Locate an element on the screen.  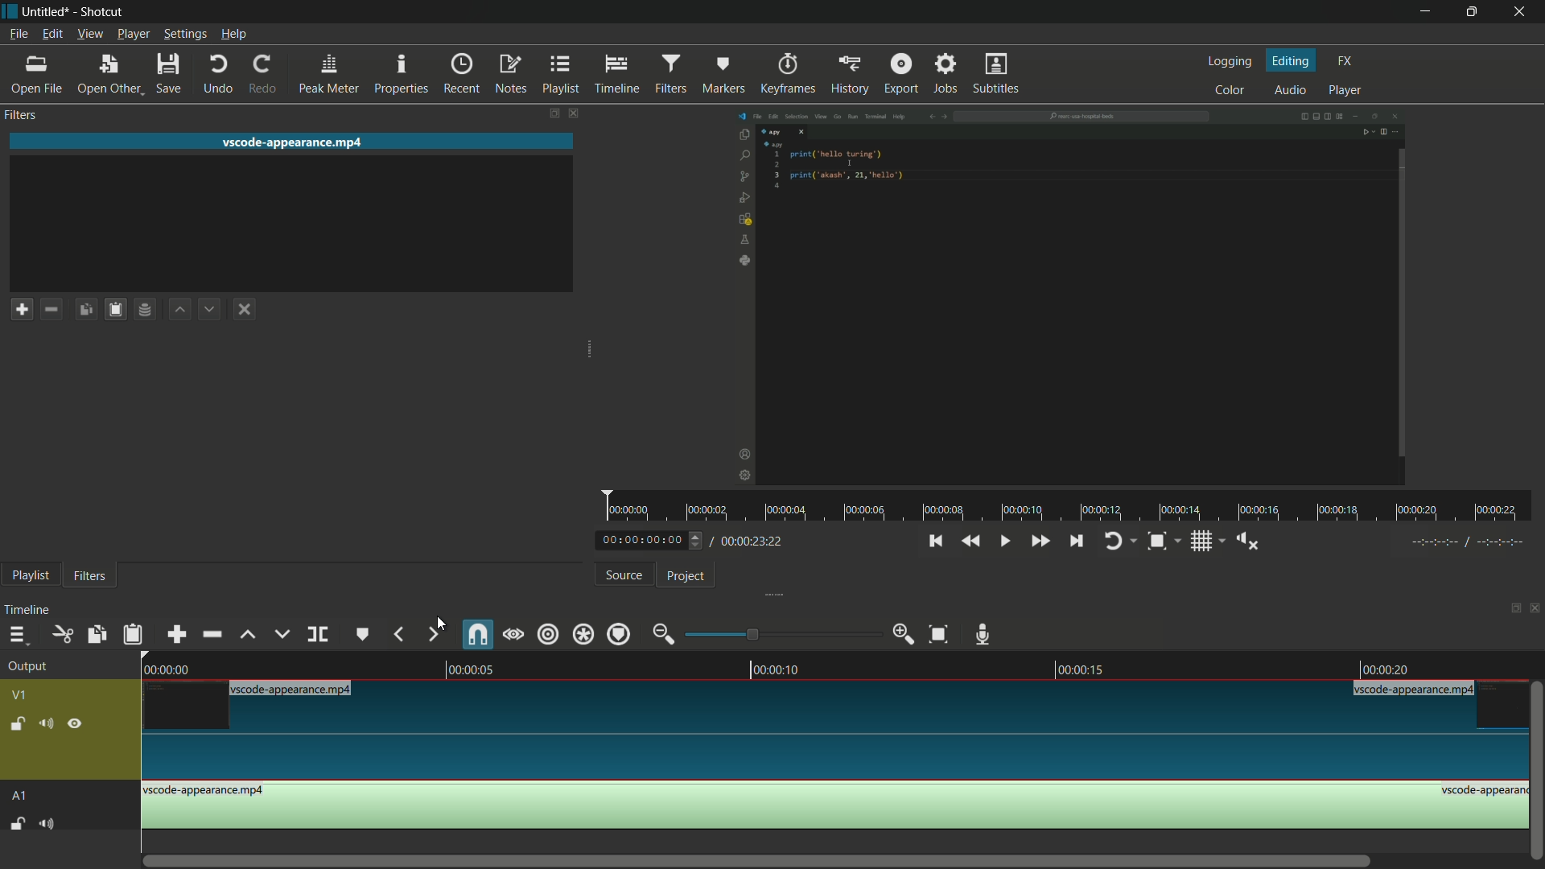
ripple markers is located at coordinates (620, 634).